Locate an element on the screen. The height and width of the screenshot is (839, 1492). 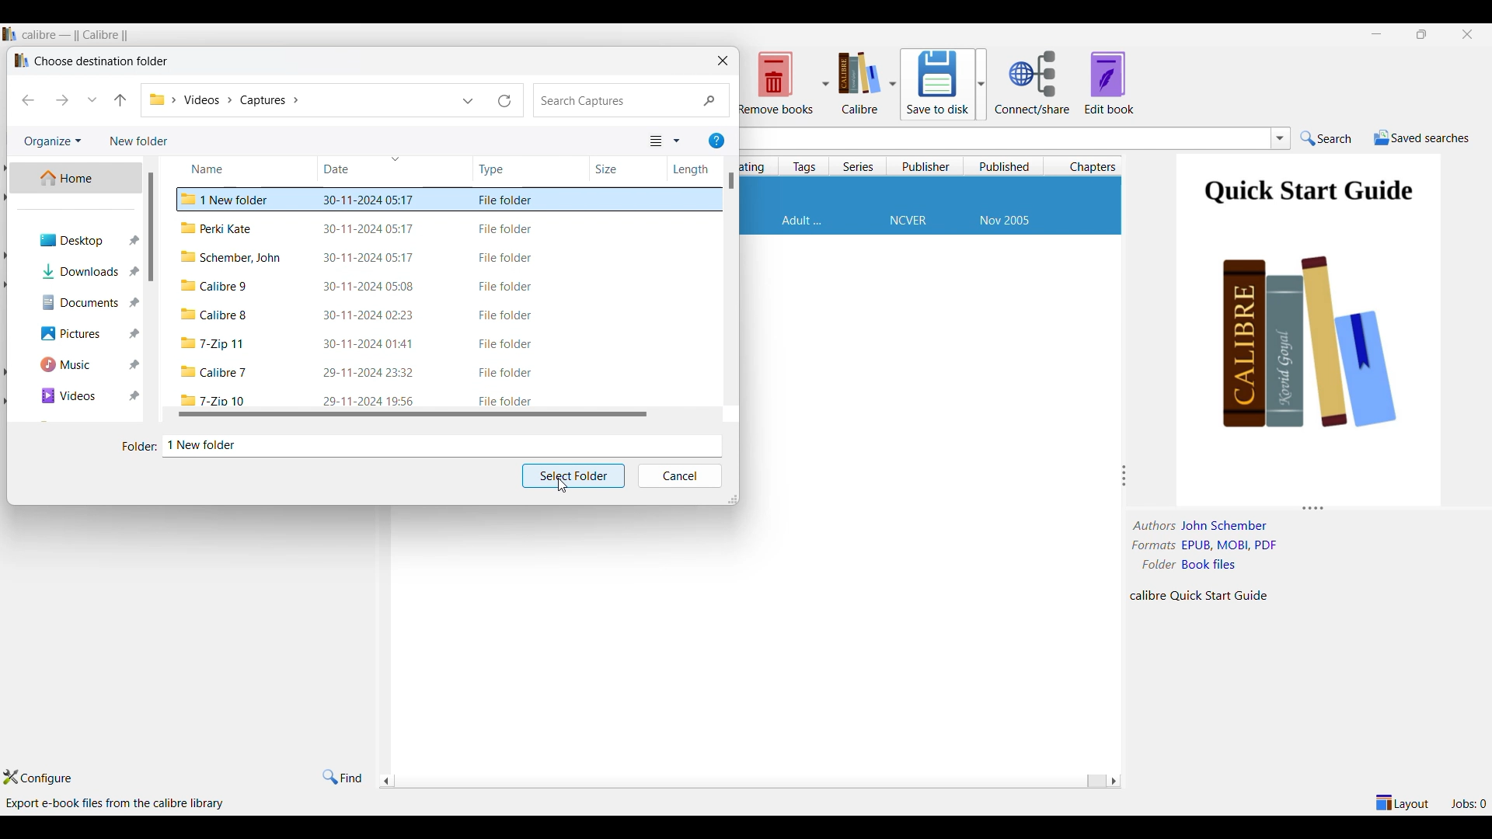
date is located at coordinates (371, 288).